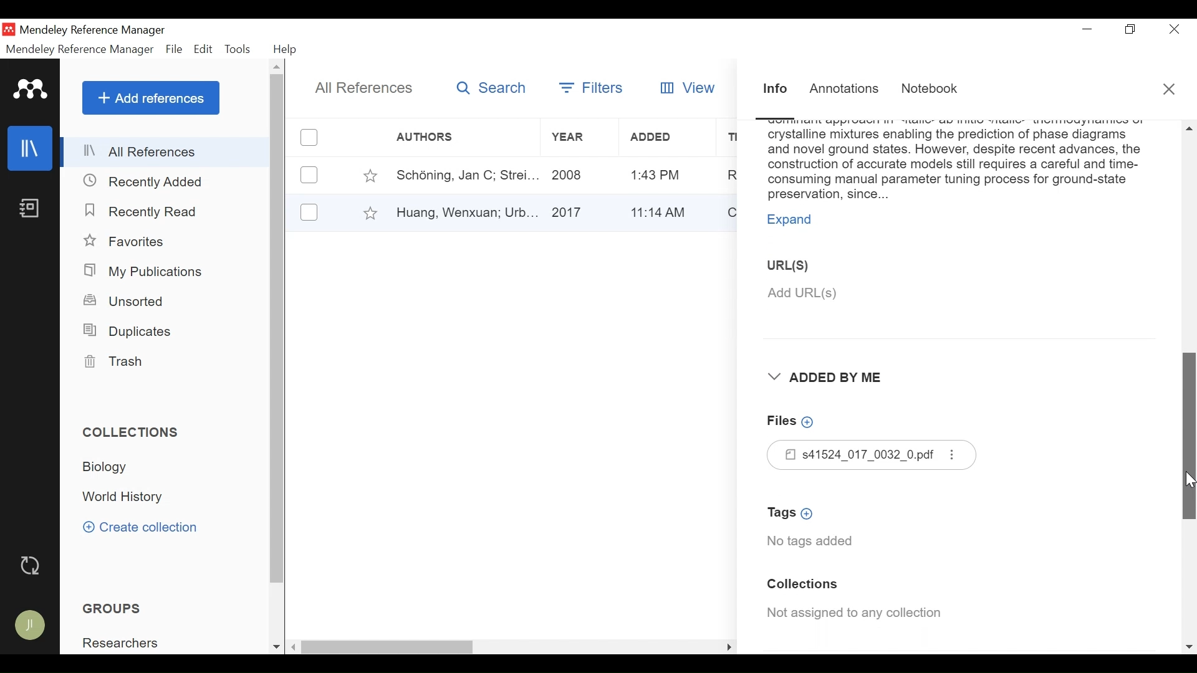  What do you see at coordinates (663, 211) in the screenshot?
I see `Added` at bounding box center [663, 211].